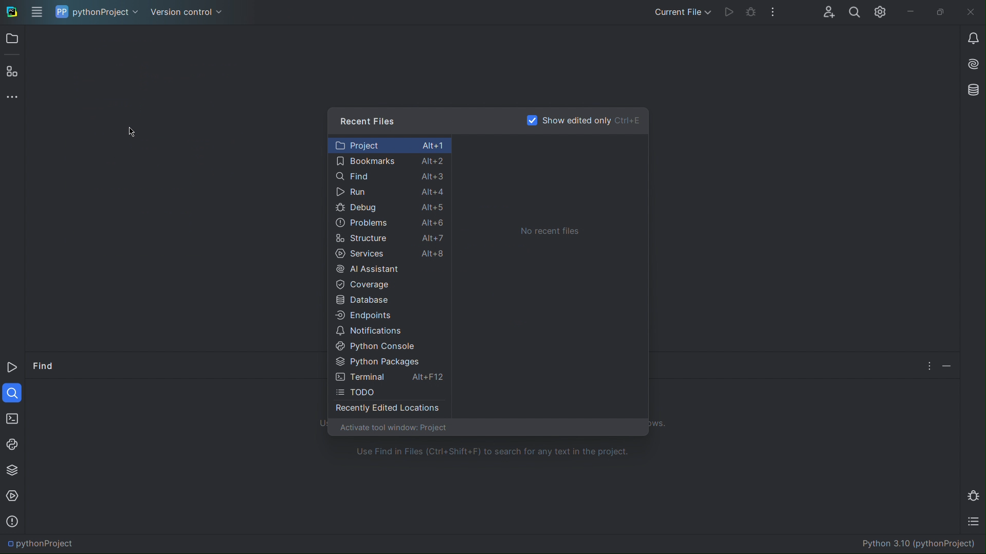  Describe the element at coordinates (911, 12) in the screenshot. I see `Minimize` at that location.